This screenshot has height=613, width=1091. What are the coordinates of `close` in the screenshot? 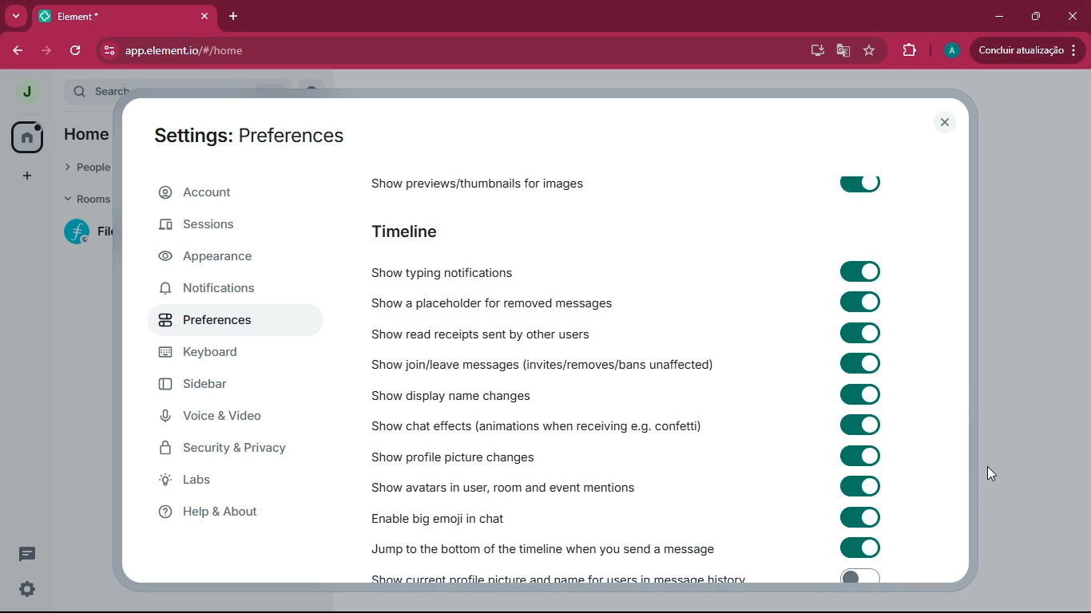 It's located at (1073, 16).